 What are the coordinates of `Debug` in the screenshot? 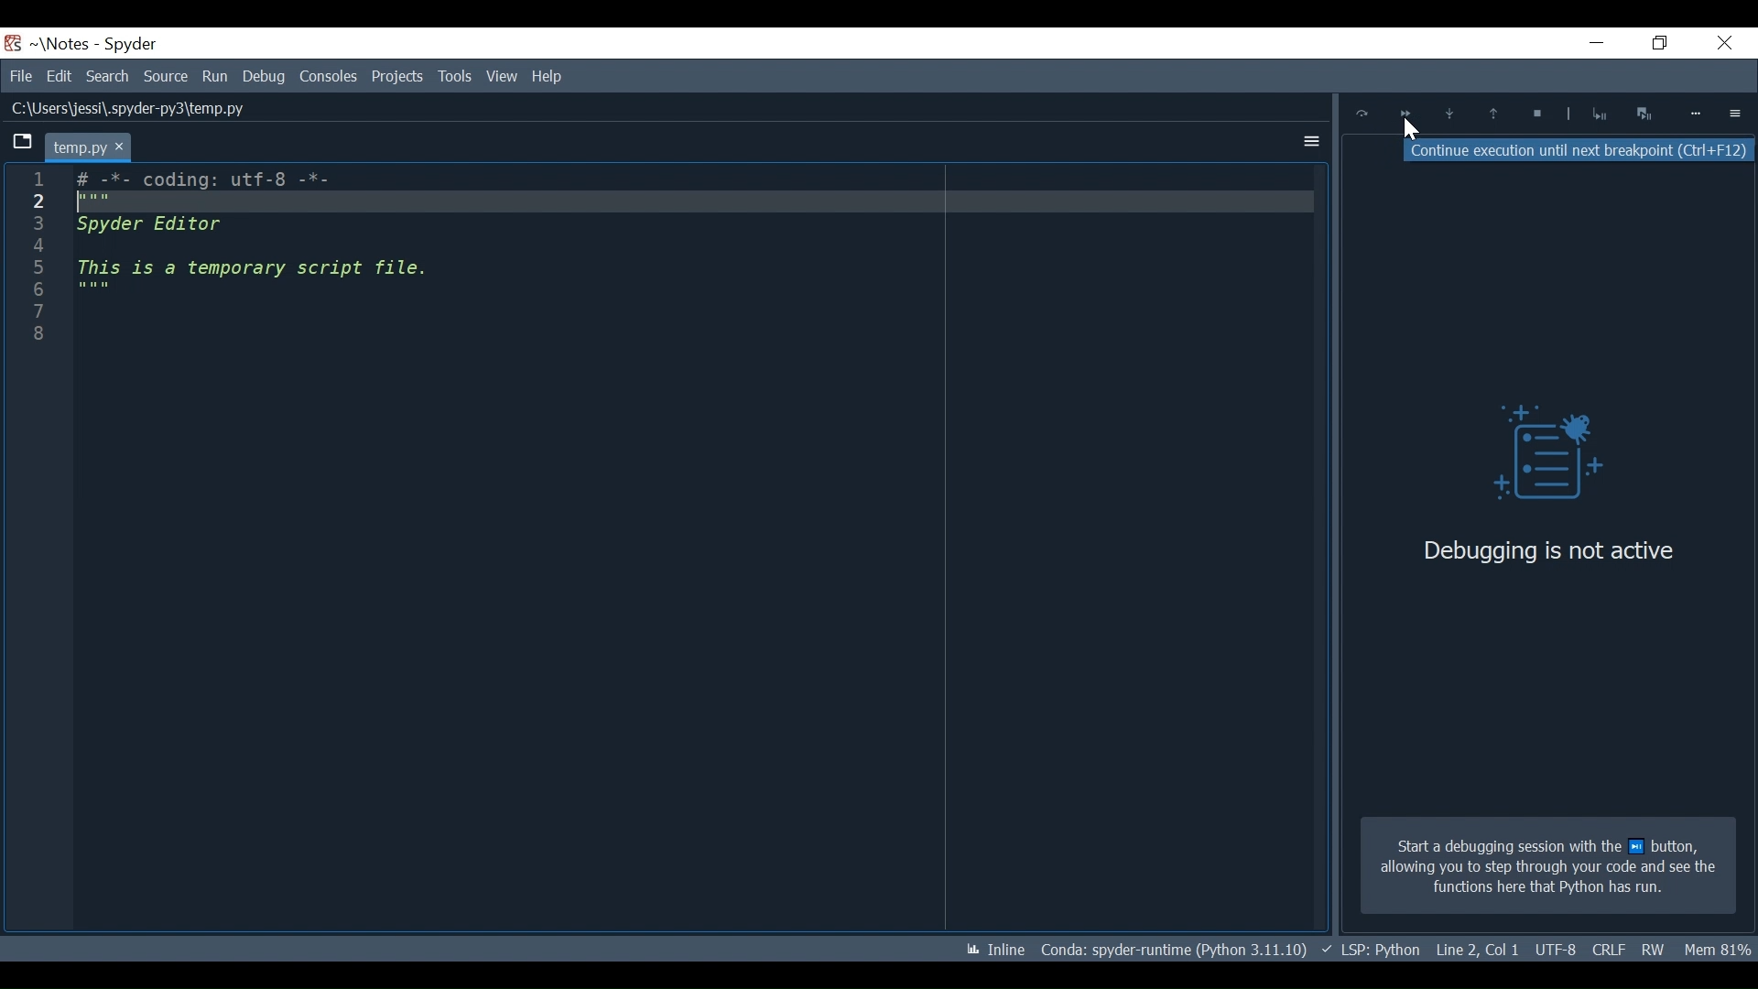 It's located at (1534, 457).